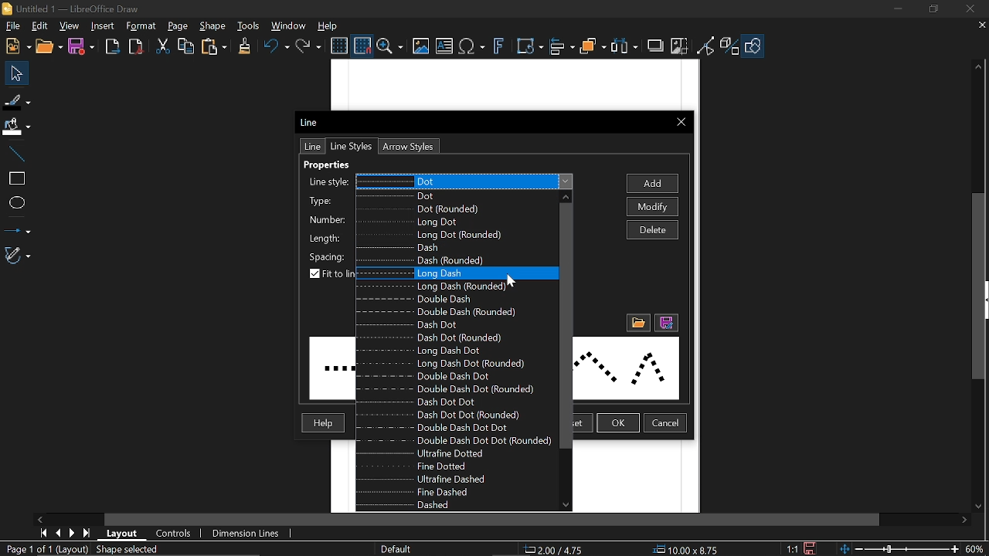 Image resolution: width=989 pixels, height=556 pixels. Describe the element at coordinates (328, 25) in the screenshot. I see `Help` at that location.